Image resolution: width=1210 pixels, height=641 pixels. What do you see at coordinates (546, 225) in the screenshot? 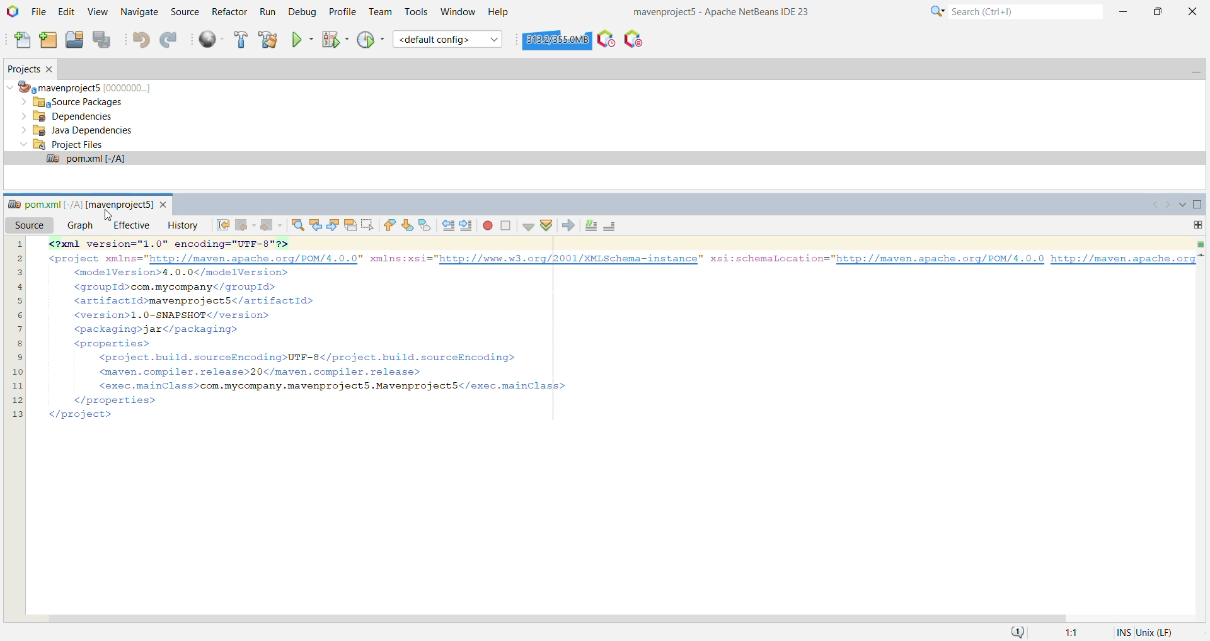
I see `Validate XML` at bounding box center [546, 225].